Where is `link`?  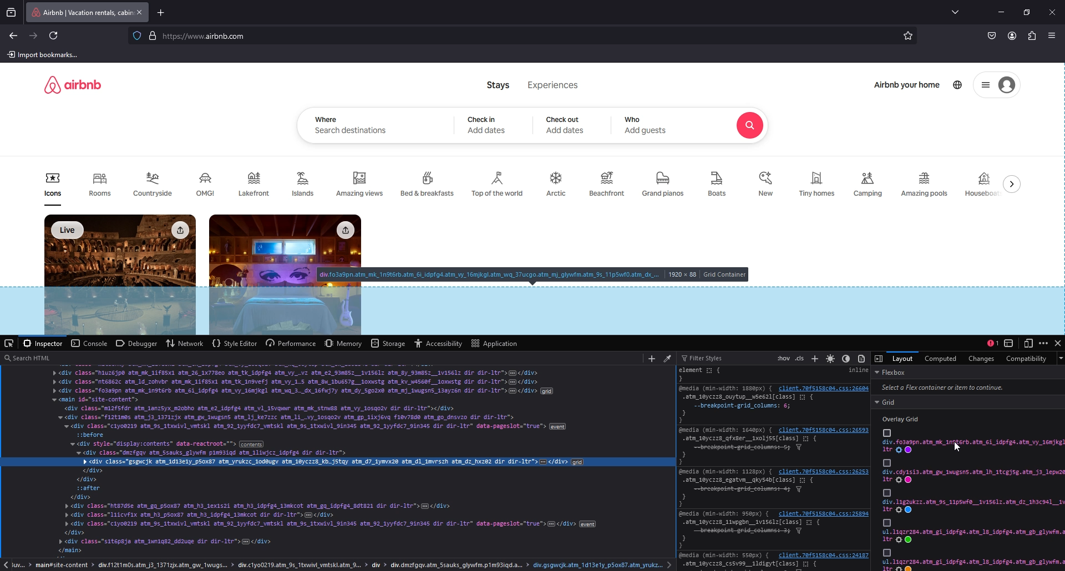 link is located at coordinates (824, 514).